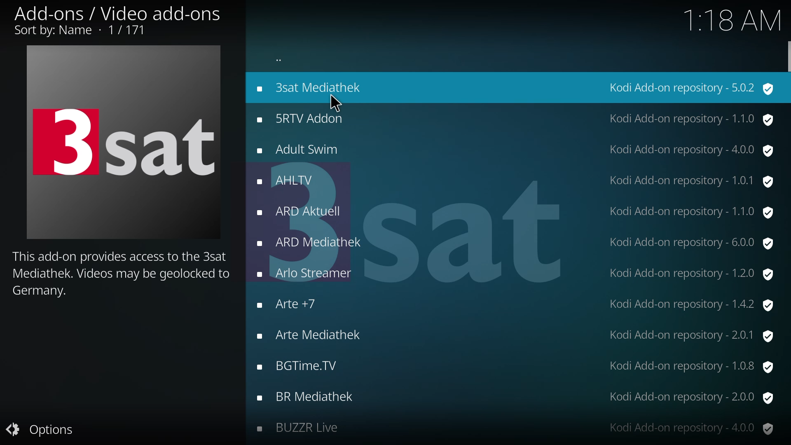 The height and width of the screenshot is (445, 791). What do you see at coordinates (300, 119) in the screenshot?
I see `add-ons` at bounding box center [300, 119].